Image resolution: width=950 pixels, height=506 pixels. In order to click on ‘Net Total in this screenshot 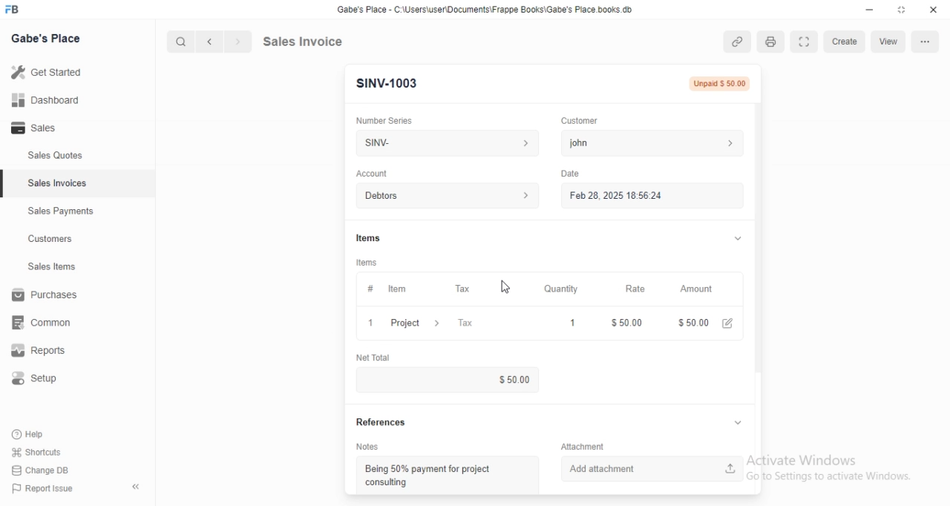, I will do `click(374, 357)`.